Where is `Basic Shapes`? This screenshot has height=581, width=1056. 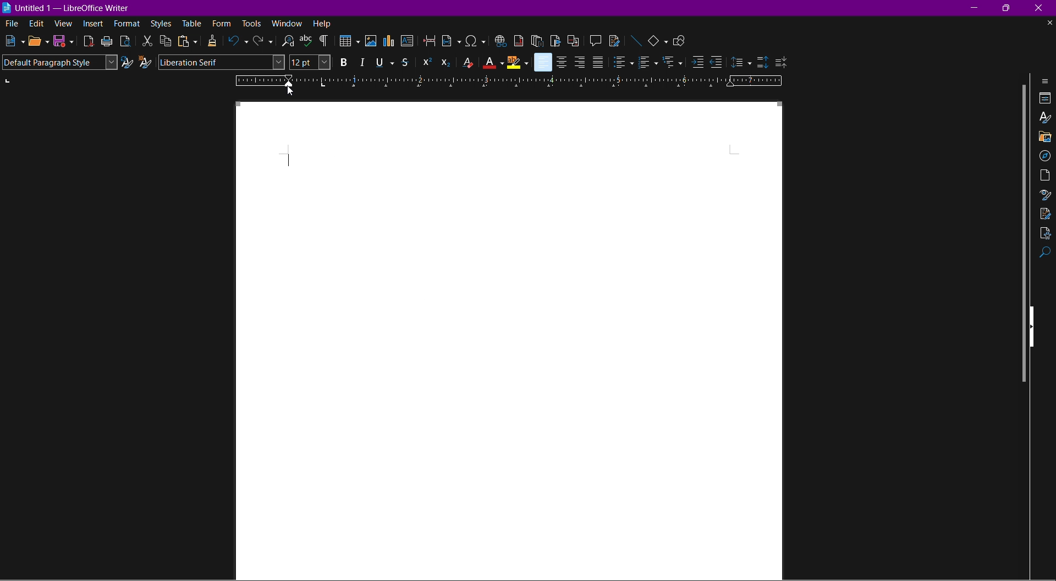
Basic Shapes is located at coordinates (659, 40).